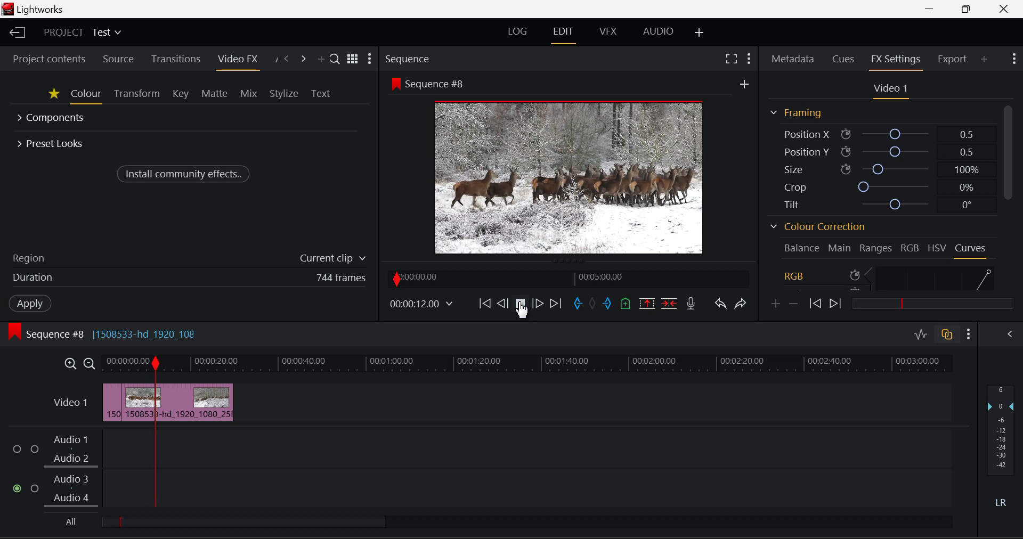 This screenshot has height=539, width=1023. Describe the element at coordinates (690, 305) in the screenshot. I see `Record Voiceover` at that location.